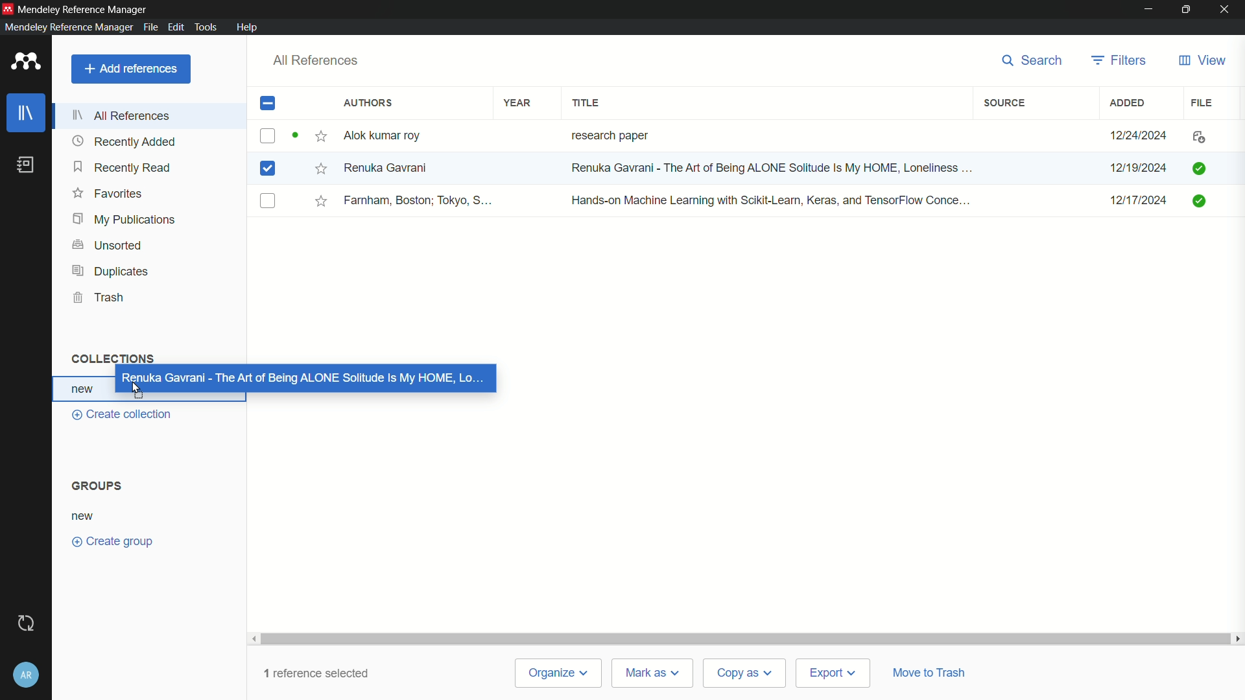  I want to click on tools menu, so click(206, 27).